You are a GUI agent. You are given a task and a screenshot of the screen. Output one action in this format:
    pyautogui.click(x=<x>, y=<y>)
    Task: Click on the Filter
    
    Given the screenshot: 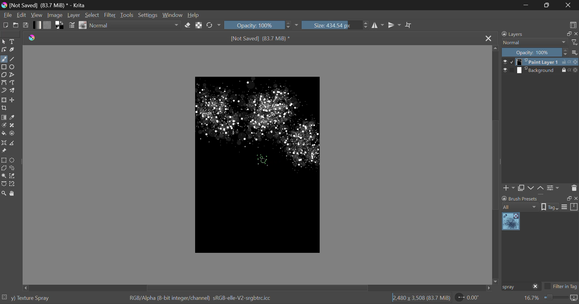 What is the action you would take?
    pyautogui.click(x=110, y=15)
    